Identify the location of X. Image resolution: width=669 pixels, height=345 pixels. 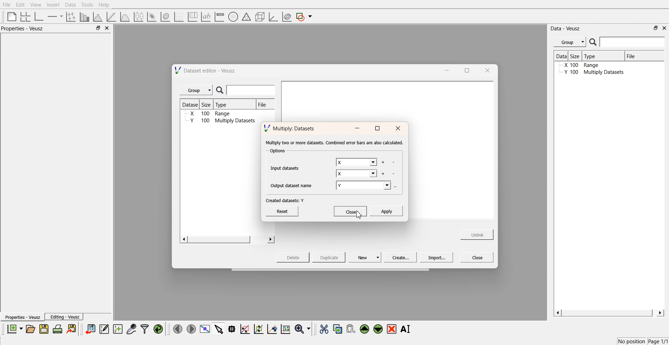
(356, 162).